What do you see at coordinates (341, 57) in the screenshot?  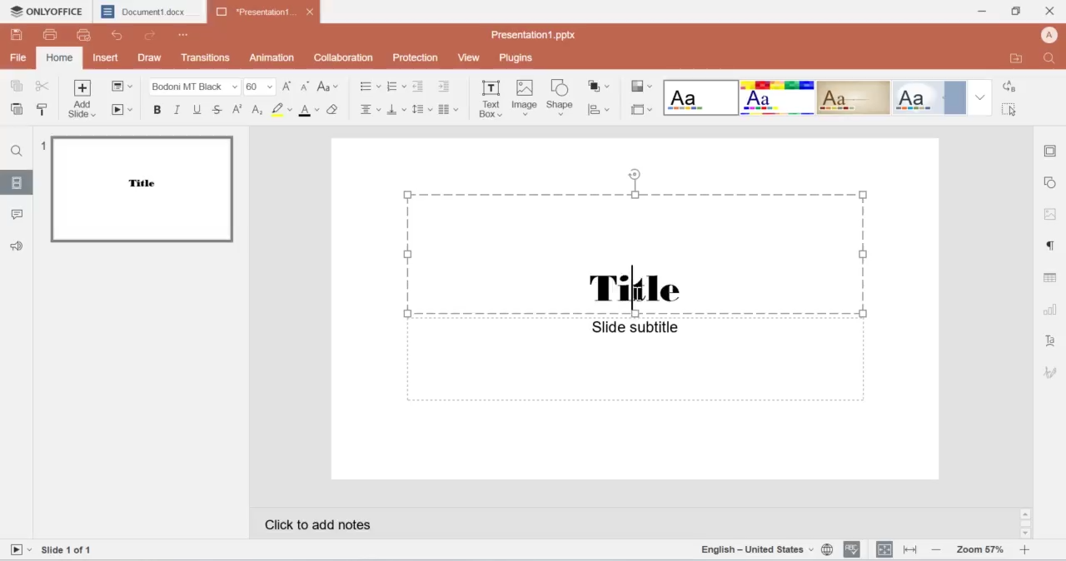 I see `collaboration` at bounding box center [341, 57].